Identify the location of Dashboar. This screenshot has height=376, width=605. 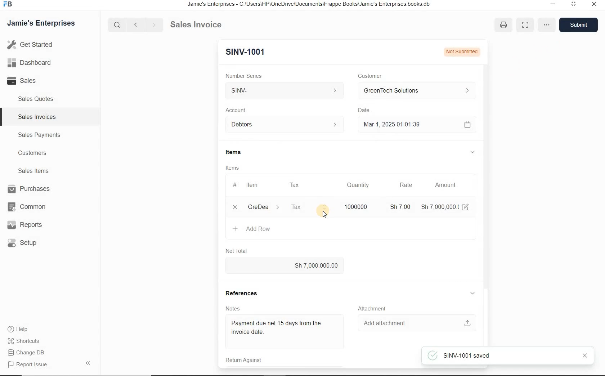
(30, 62).